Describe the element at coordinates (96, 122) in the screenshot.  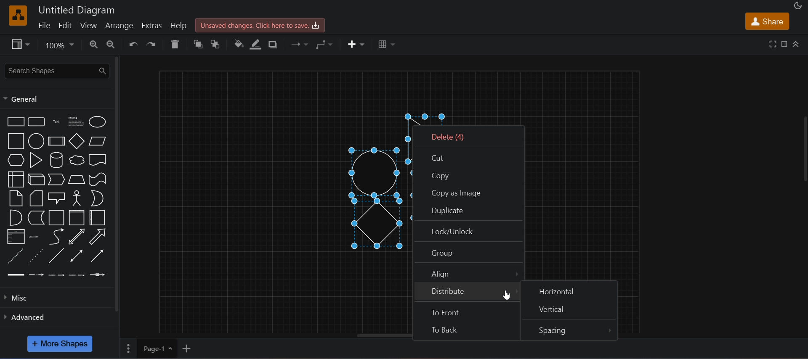
I see `ellipse` at that location.